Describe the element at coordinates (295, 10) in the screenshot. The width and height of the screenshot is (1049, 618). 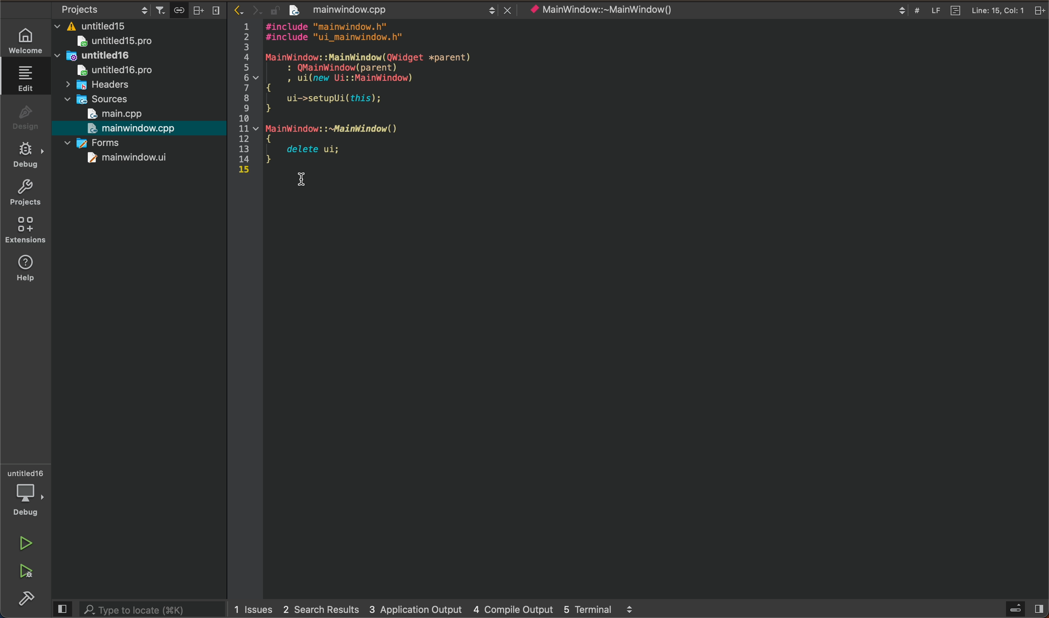
I see `create new project` at that location.